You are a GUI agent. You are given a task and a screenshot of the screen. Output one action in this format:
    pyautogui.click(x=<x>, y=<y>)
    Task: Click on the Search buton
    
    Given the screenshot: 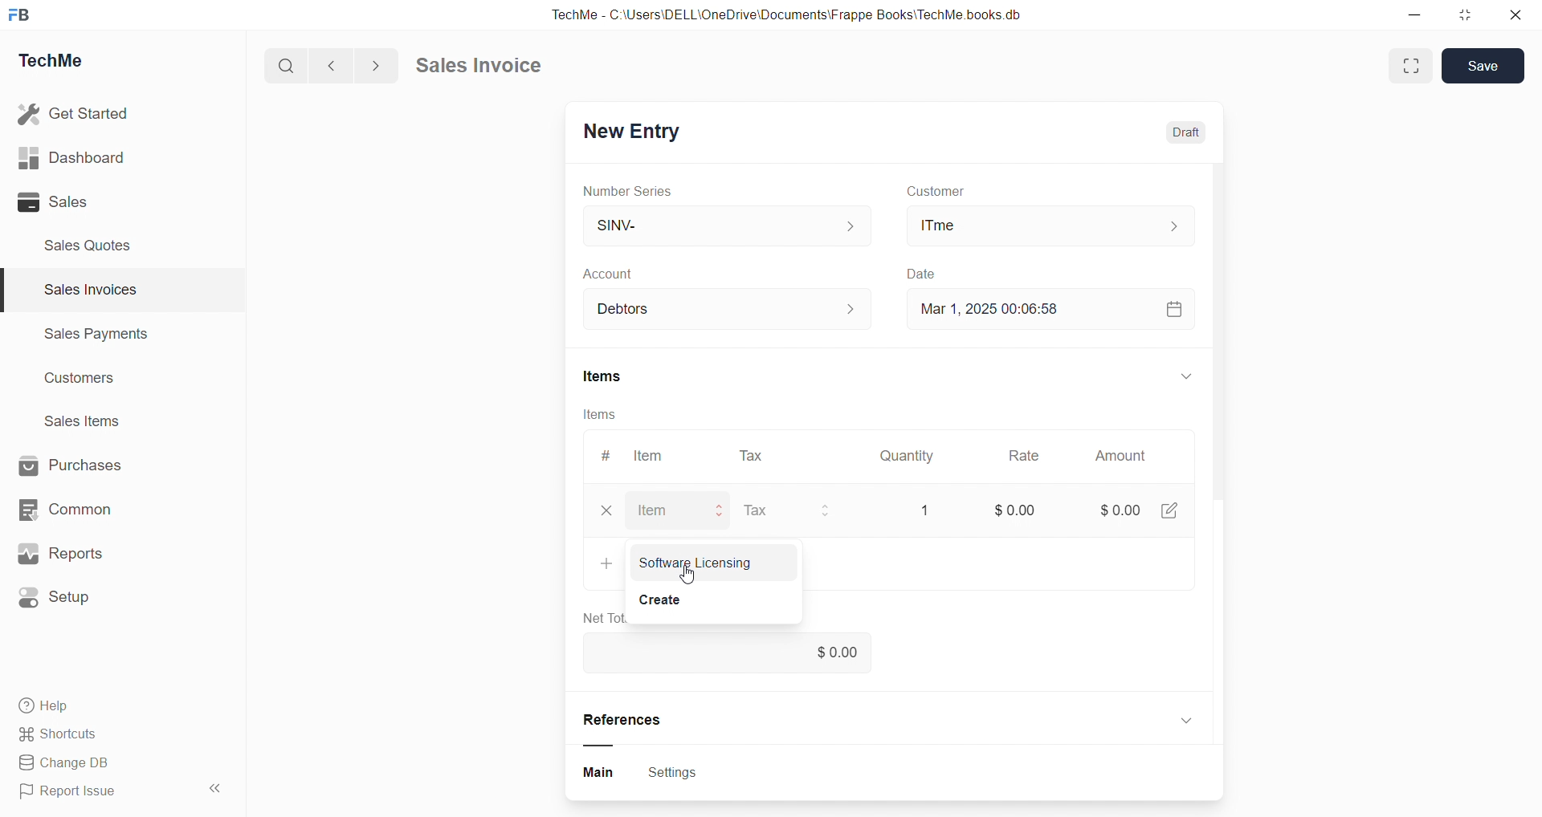 What is the action you would take?
    pyautogui.click(x=288, y=66)
    